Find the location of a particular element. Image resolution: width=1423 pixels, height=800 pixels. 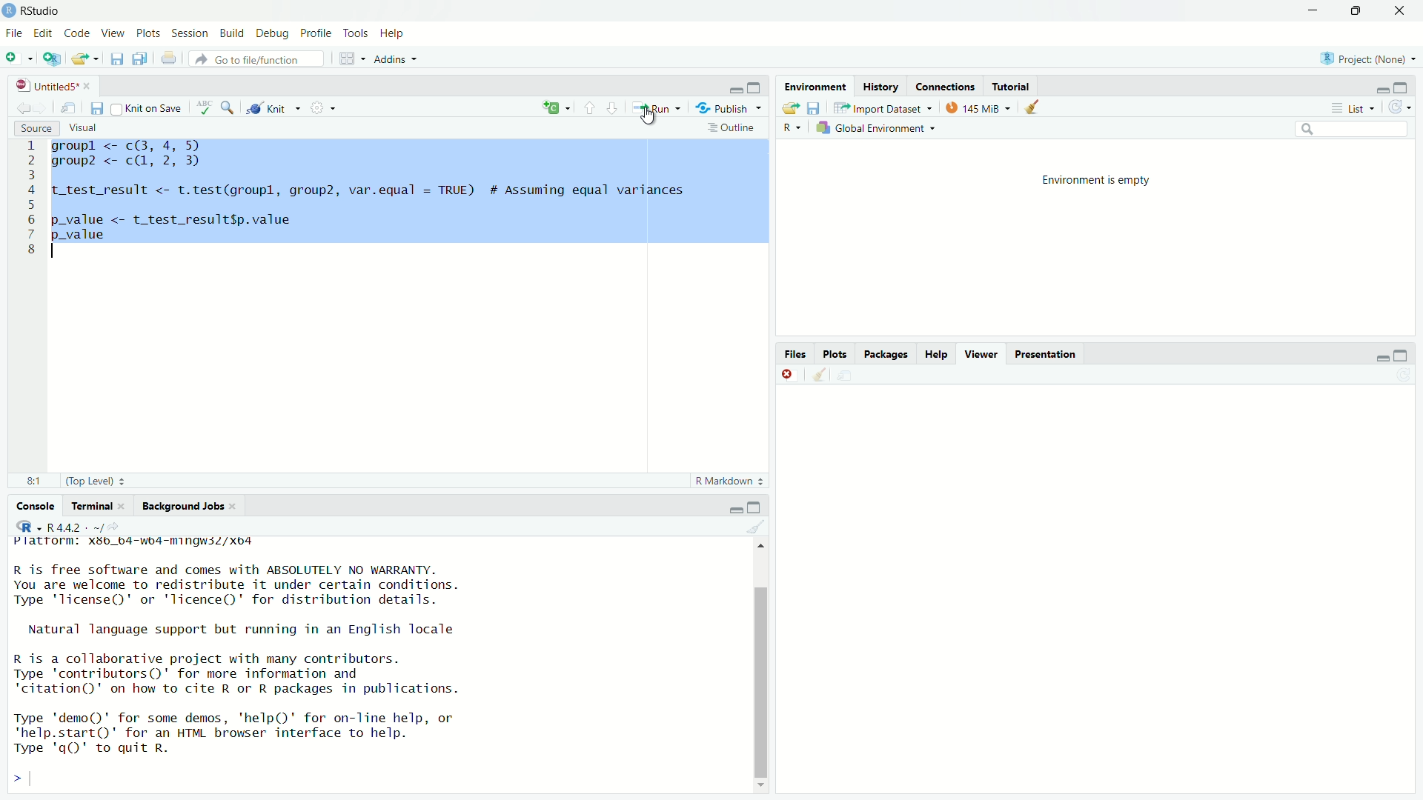

Environment is empty is located at coordinates (1095, 238).